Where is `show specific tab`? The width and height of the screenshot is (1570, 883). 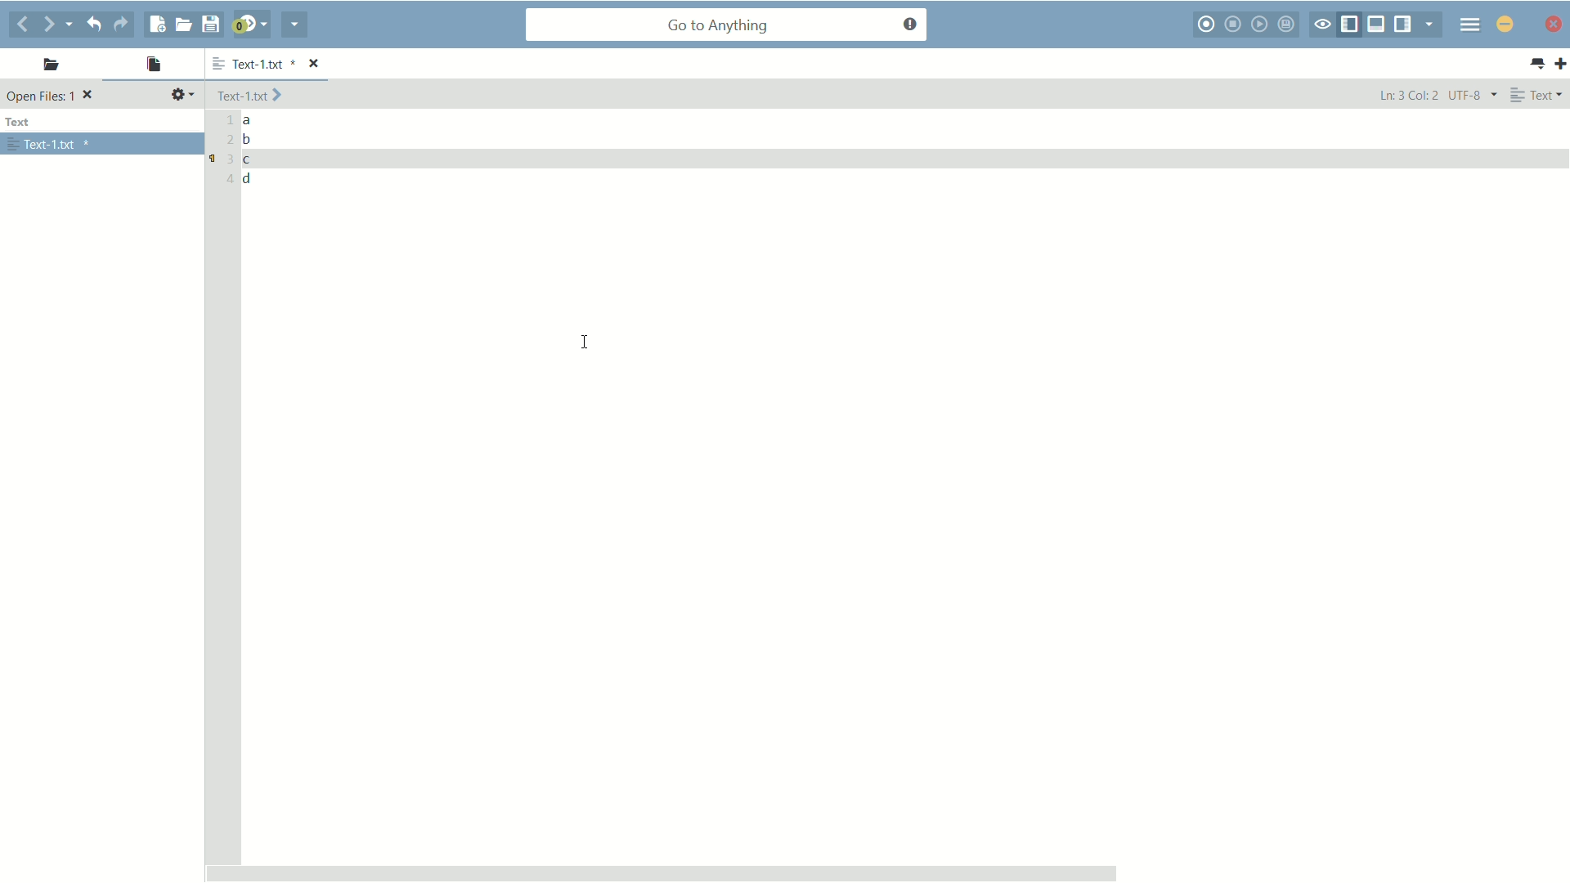 show specific tab is located at coordinates (1429, 24).